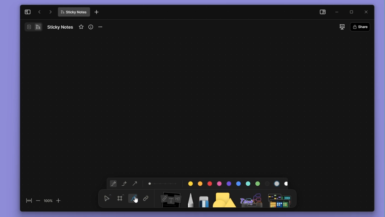 This screenshot has width=385, height=217. What do you see at coordinates (91, 27) in the screenshot?
I see `view info` at bounding box center [91, 27].